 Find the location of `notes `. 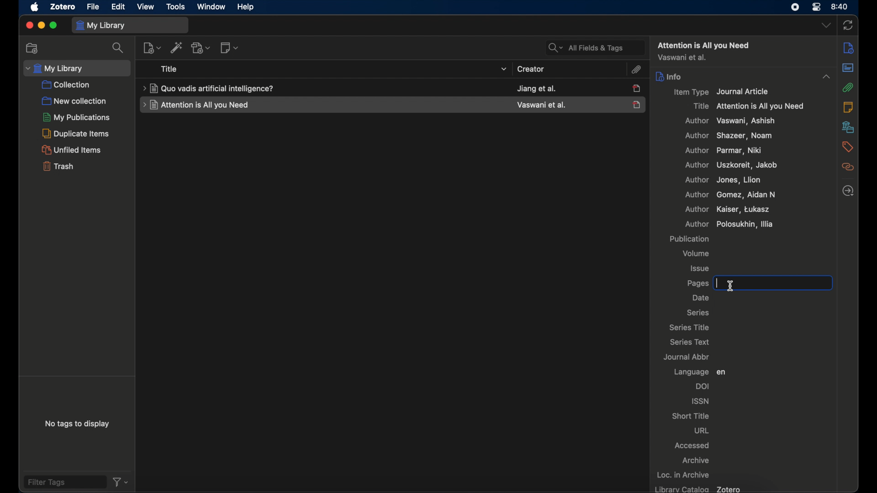

notes  is located at coordinates (849, 108).